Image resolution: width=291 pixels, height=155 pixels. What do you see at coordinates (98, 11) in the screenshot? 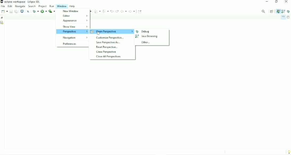
I see `Next Annotation` at bounding box center [98, 11].